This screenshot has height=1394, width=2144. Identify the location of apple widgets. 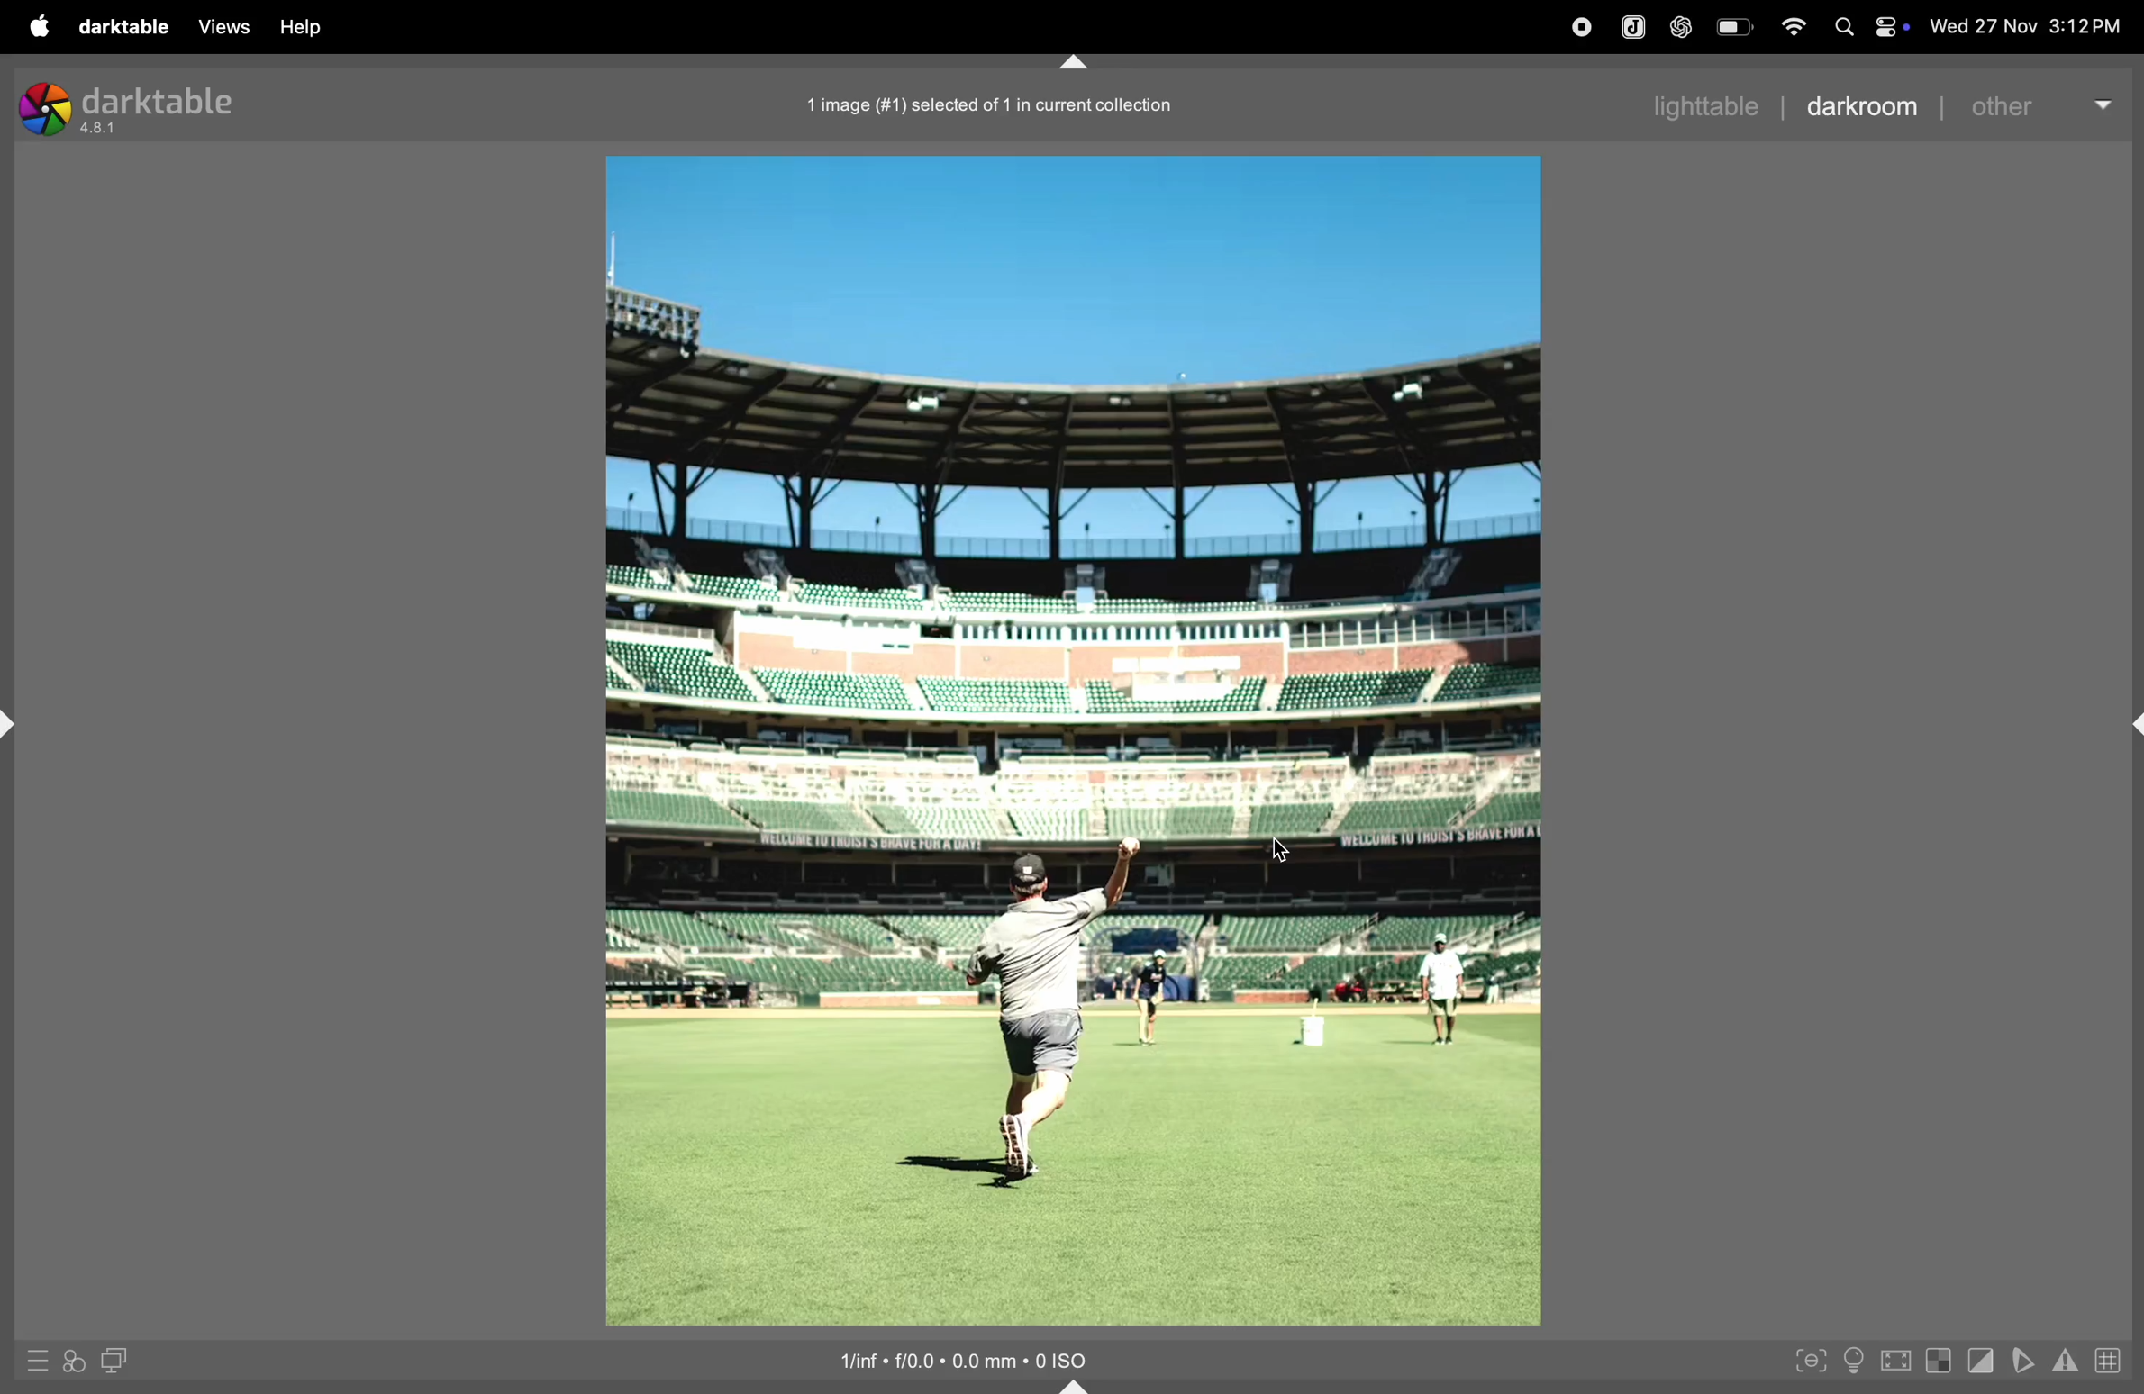
(1868, 25).